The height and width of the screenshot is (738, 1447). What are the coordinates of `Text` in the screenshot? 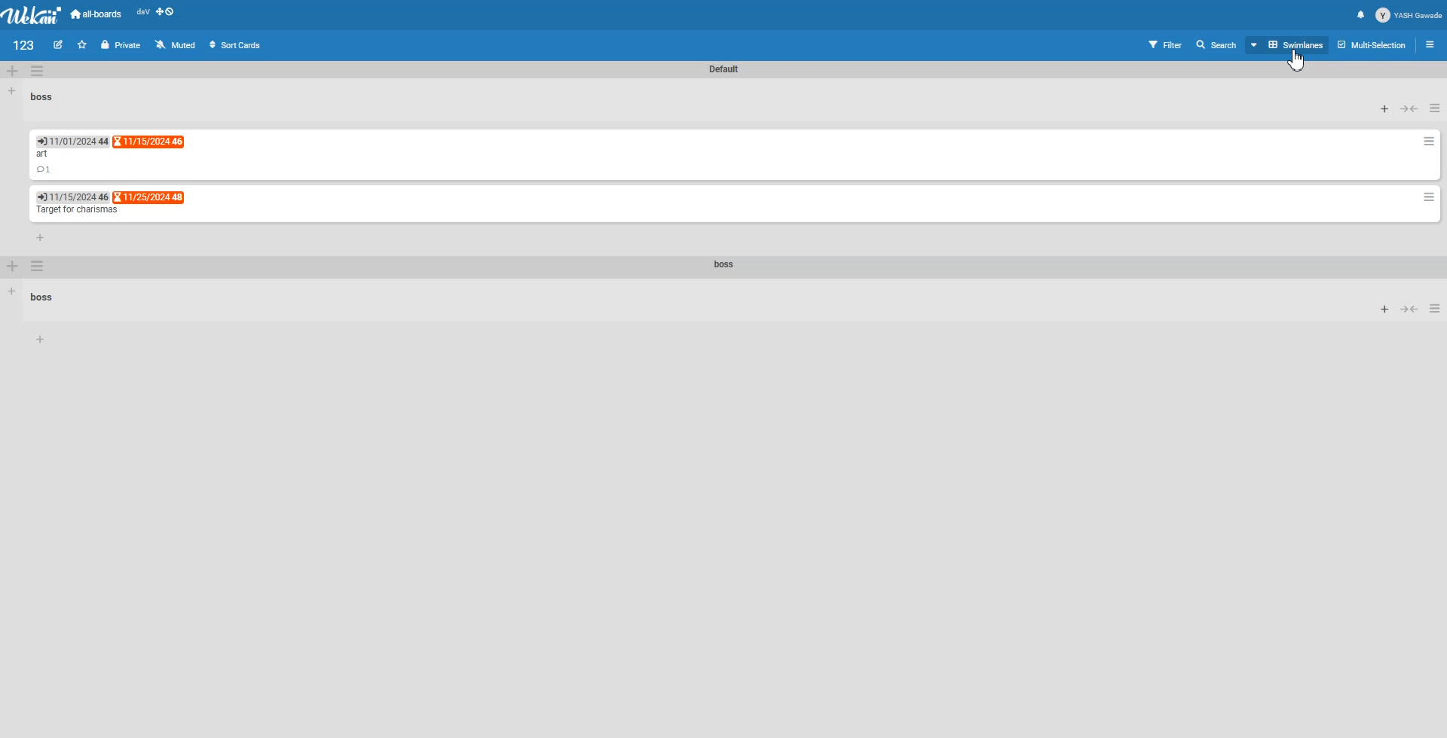 It's located at (44, 297).